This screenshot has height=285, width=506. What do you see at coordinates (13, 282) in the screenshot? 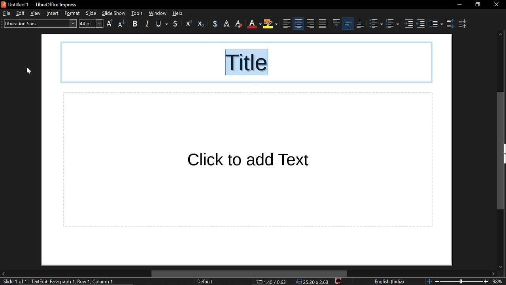
I see `slide 1 of 1` at bounding box center [13, 282].